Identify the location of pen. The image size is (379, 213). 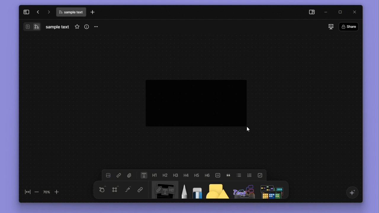
(183, 191).